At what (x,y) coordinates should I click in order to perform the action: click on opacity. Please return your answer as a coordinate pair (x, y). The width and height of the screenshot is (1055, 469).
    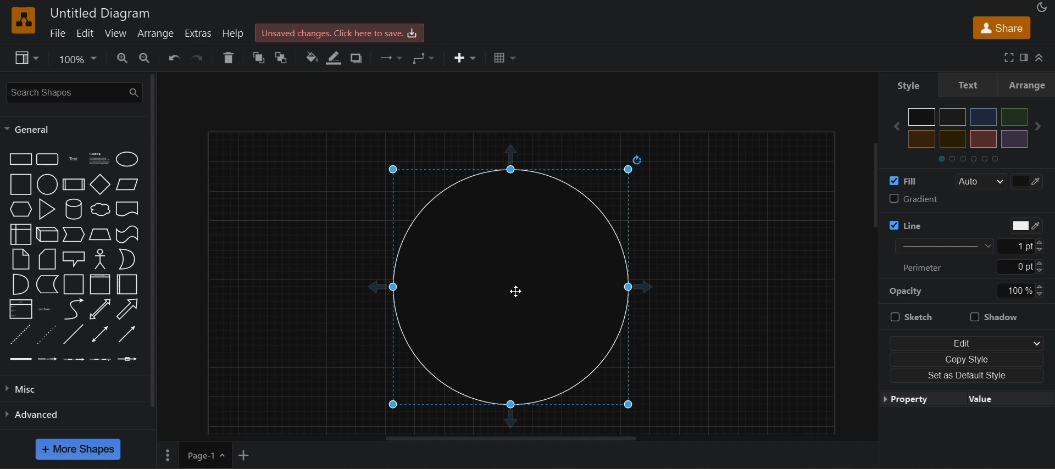
    Looking at the image, I should click on (932, 293).